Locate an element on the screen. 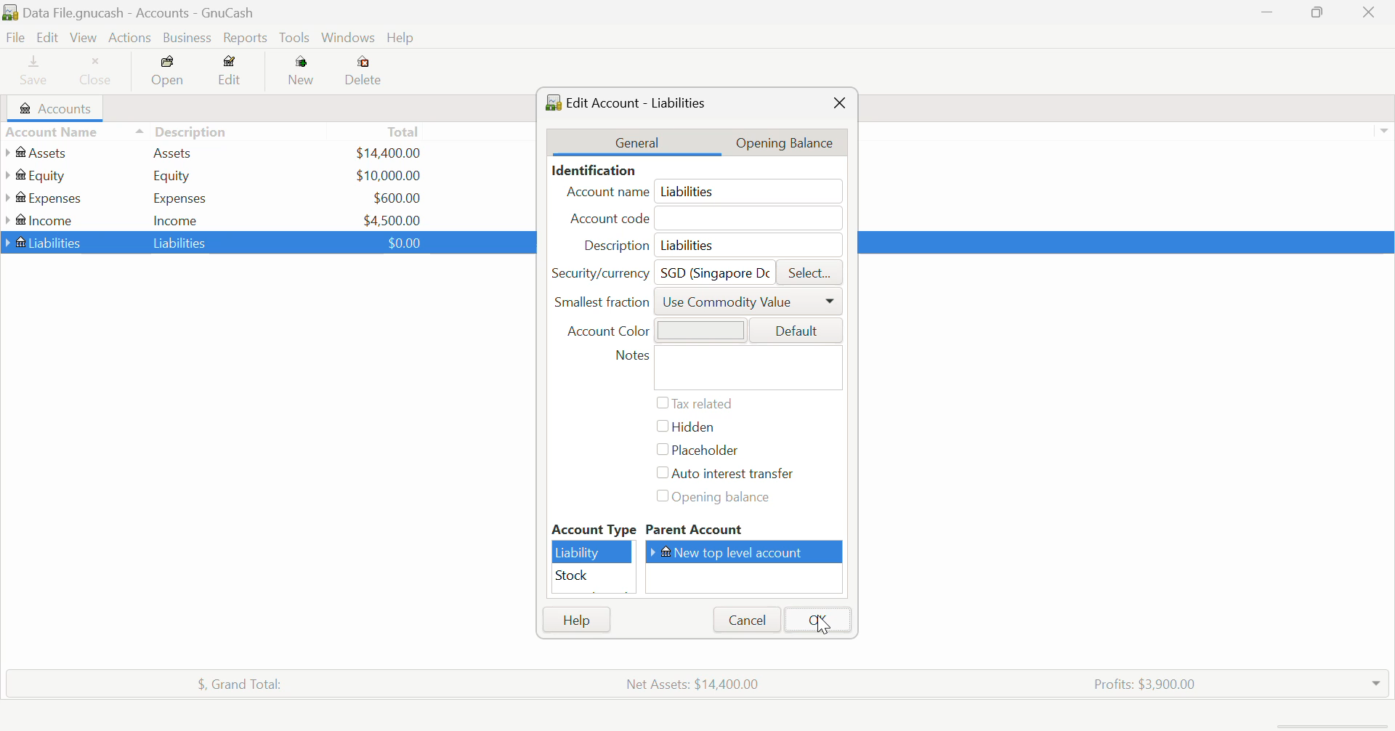 The image size is (1395, 731). Actions is located at coordinates (128, 38).